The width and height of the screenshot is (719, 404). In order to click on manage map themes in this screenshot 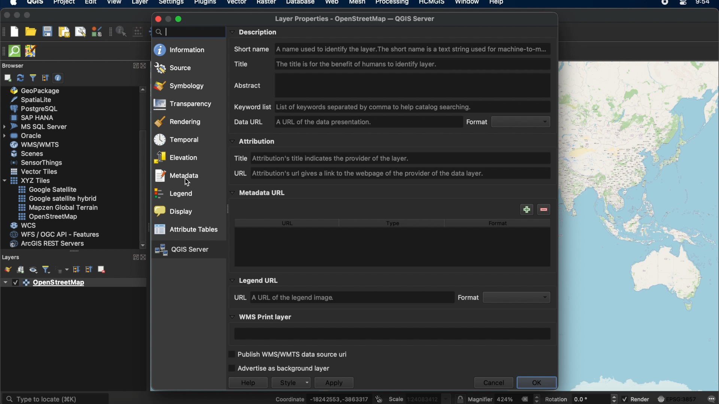, I will do `click(33, 270)`.